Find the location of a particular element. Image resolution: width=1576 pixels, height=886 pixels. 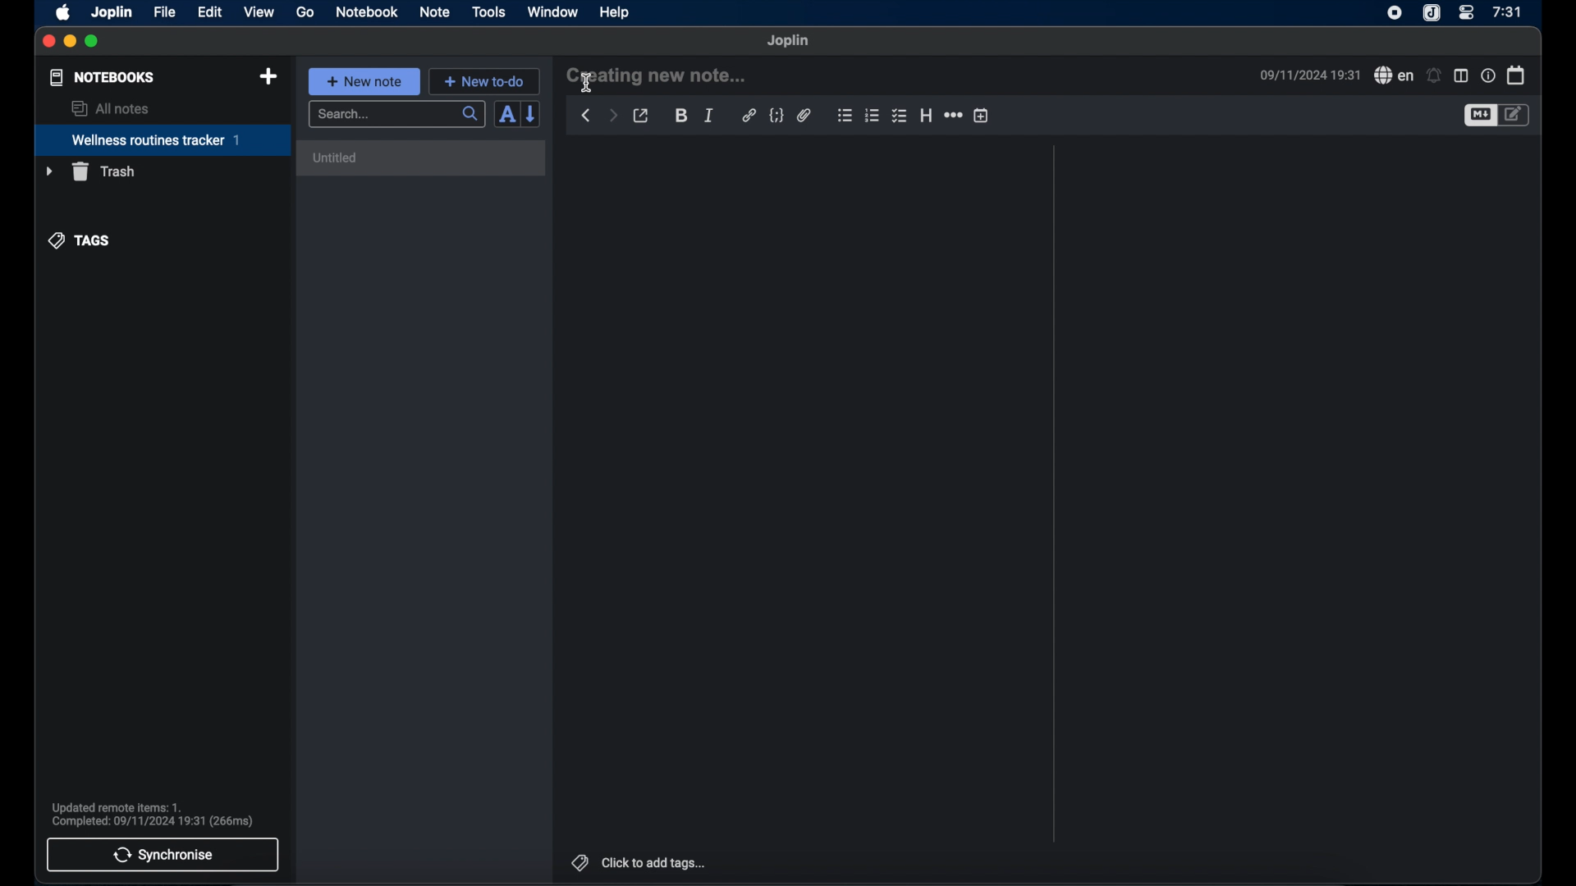

creating new note is located at coordinates (655, 77).